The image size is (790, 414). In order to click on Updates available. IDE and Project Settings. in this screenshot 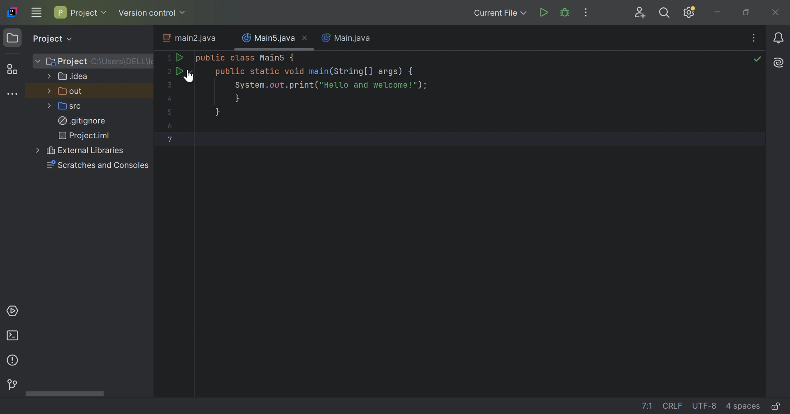, I will do `click(689, 12)`.